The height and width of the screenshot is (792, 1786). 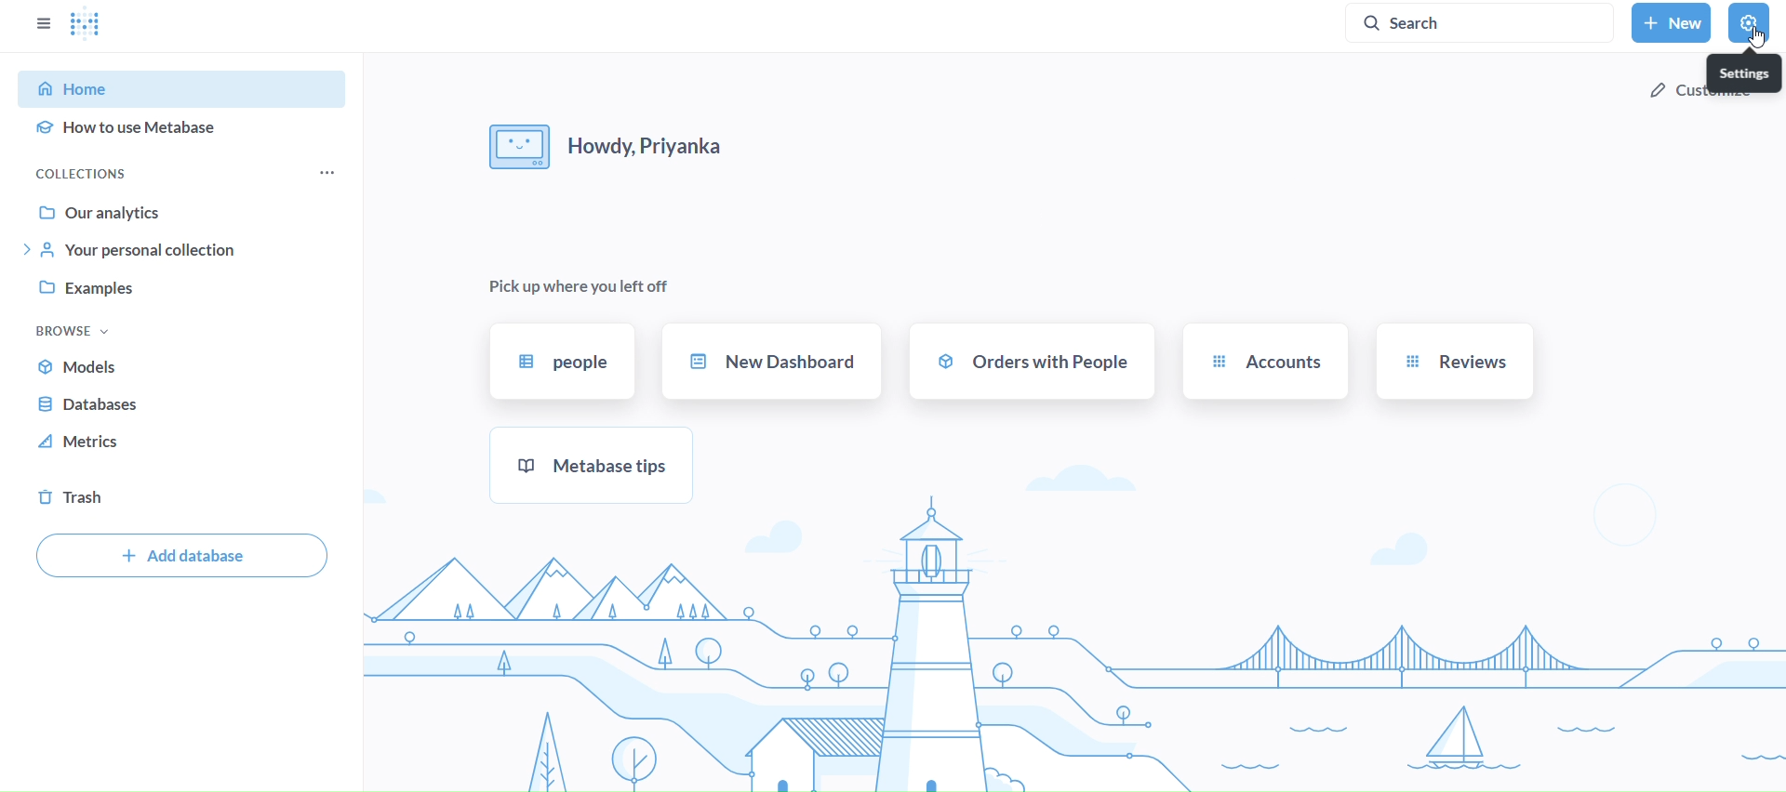 I want to click on orders with people, so click(x=1033, y=361).